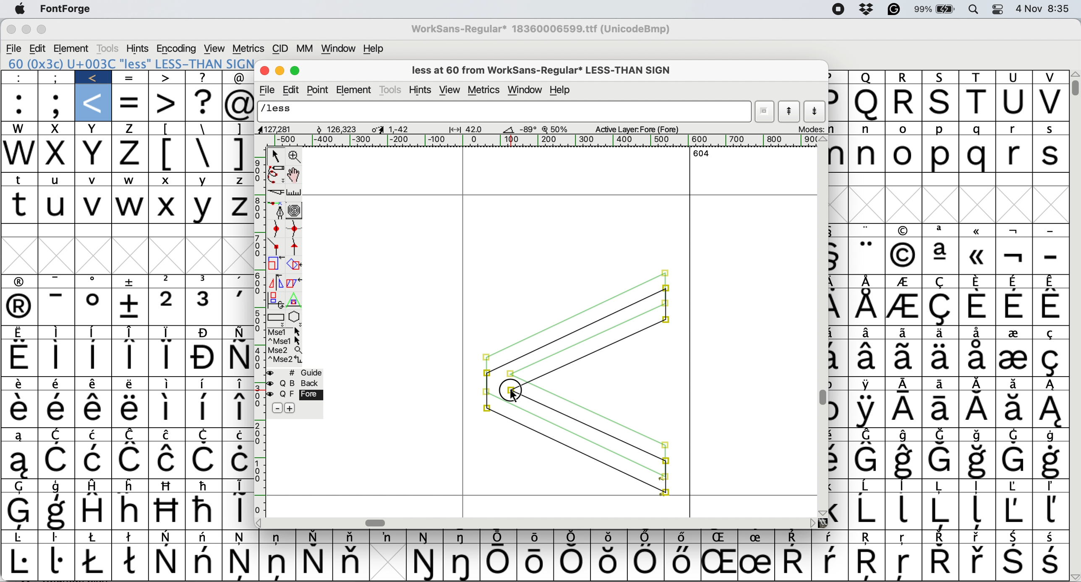 This screenshot has height=582, width=1081. Describe the element at coordinates (830, 536) in the screenshot. I see `Symbol` at that location.